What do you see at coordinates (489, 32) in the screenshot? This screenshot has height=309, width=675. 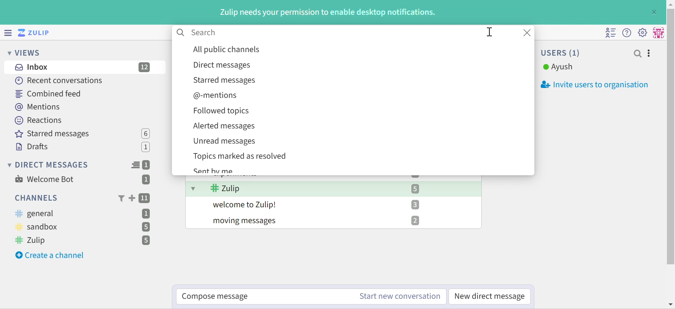 I see `Cursor` at bounding box center [489, 32].